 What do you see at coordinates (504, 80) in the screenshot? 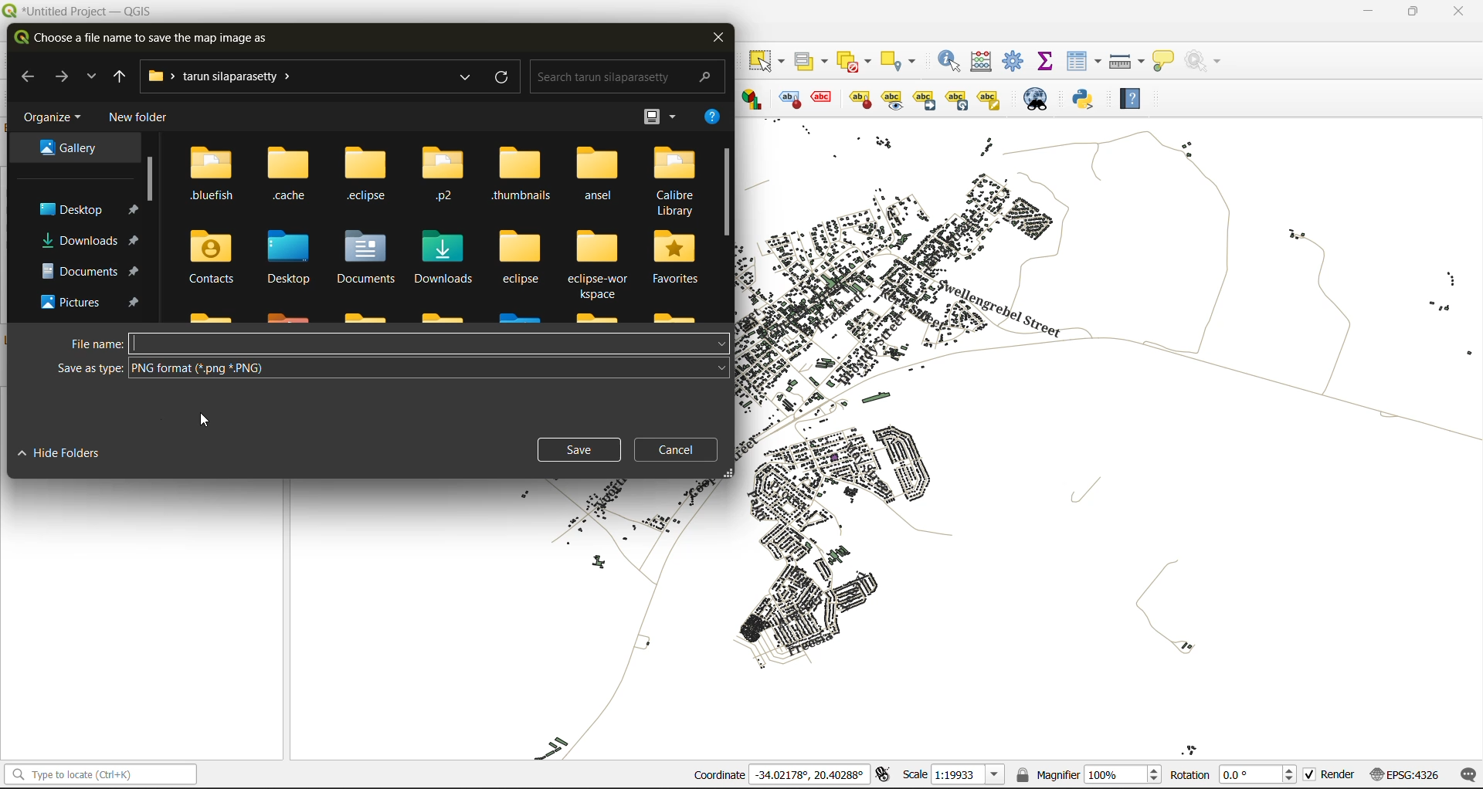
I see `refresh` at bounding box center [504, 80].